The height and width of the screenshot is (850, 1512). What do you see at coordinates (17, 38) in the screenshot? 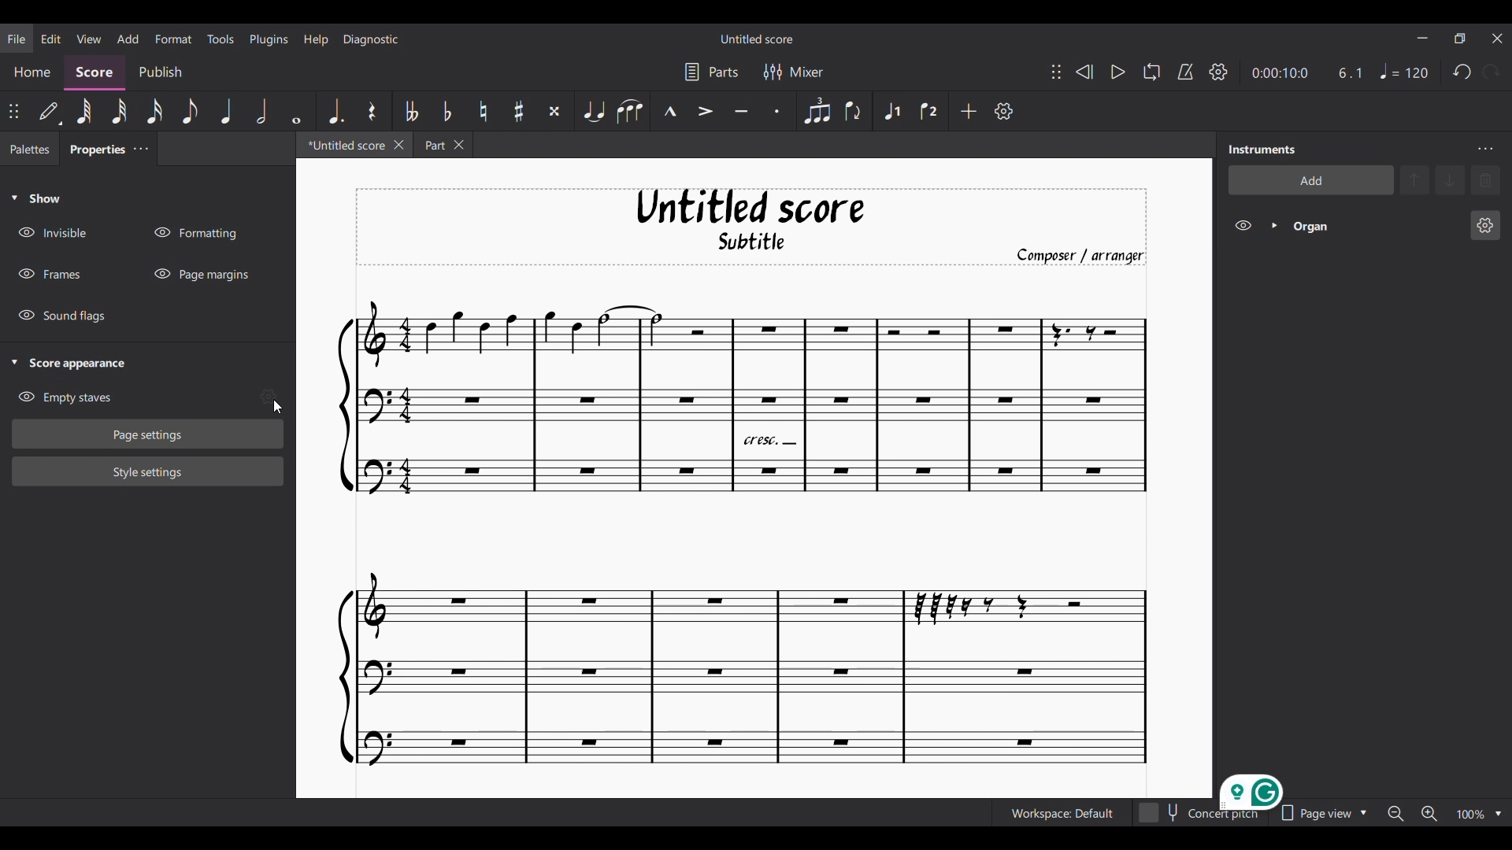
I see `File menu` at bounding box center [17, 38].